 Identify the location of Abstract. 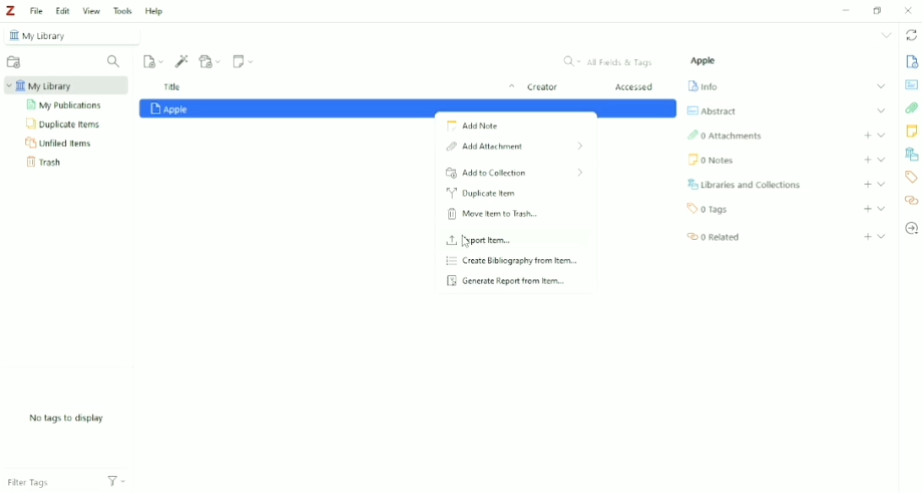
(712, 111).